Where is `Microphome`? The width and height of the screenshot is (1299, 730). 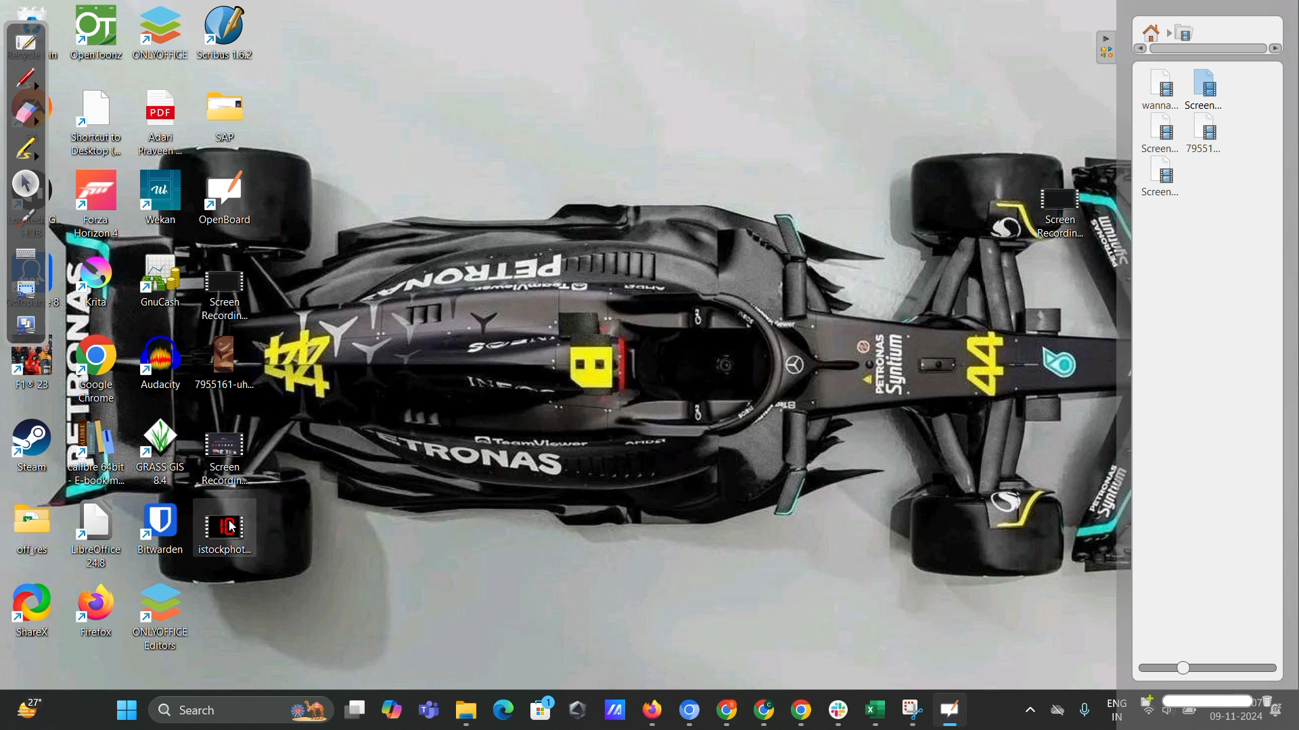
Microphome is located at coordinates (1083, 709).